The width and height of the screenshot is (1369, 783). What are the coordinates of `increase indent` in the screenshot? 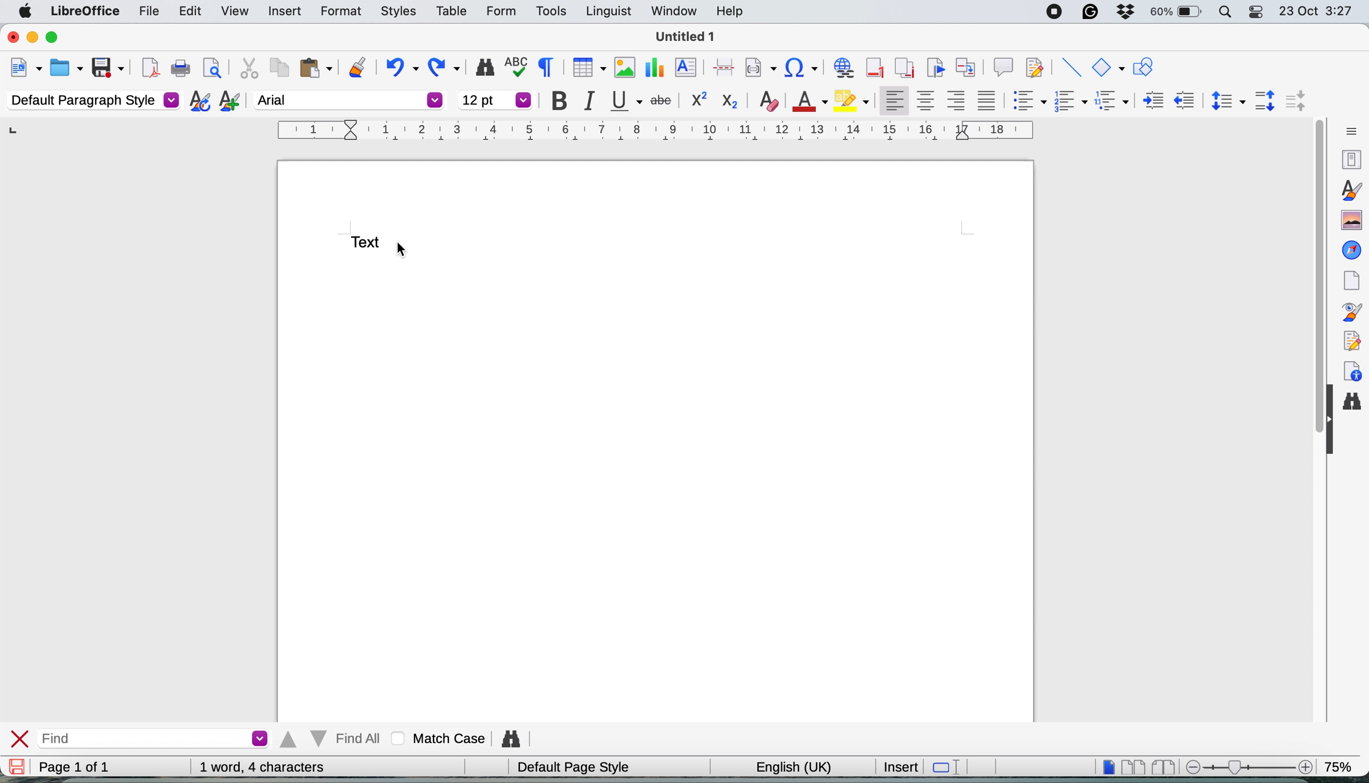 It's located at (1147, 101).